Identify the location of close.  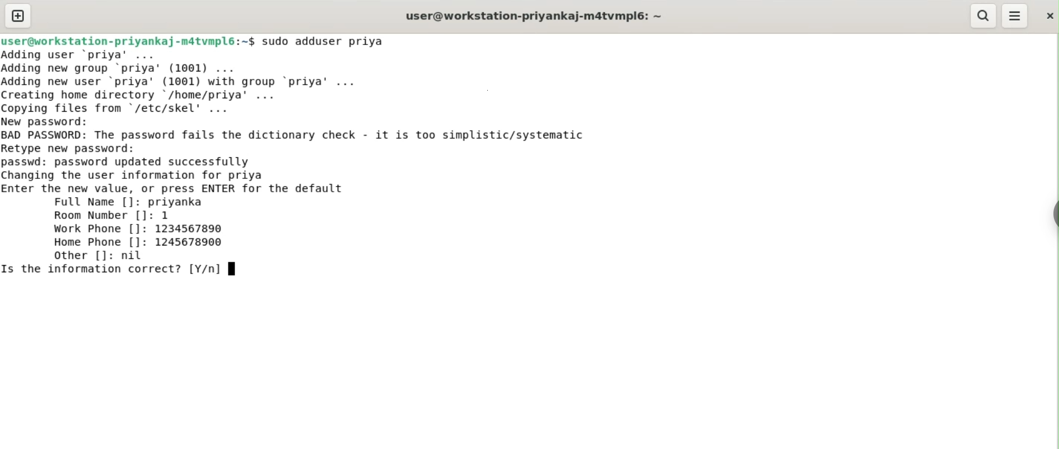
(1048, 13).